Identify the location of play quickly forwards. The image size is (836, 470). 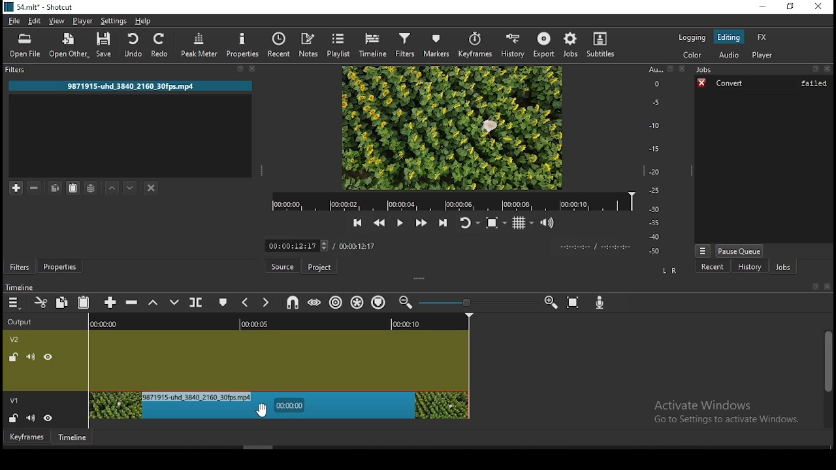
(420, 224).